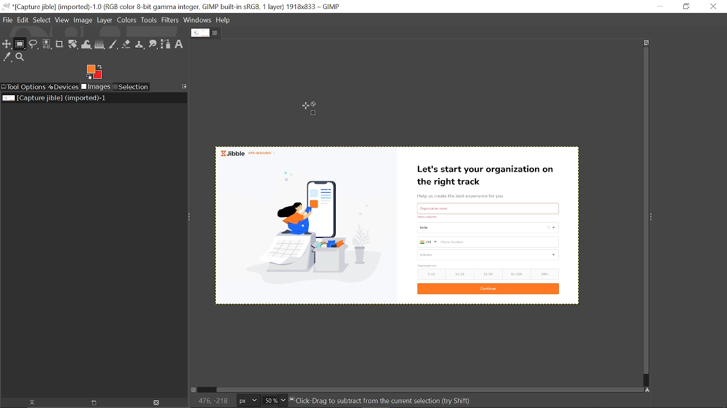 This screenshot has height=408, width=727. What do you see at coordinates (62, 20) in the screenshot?
I see `View` at bounding box center [62, 20].